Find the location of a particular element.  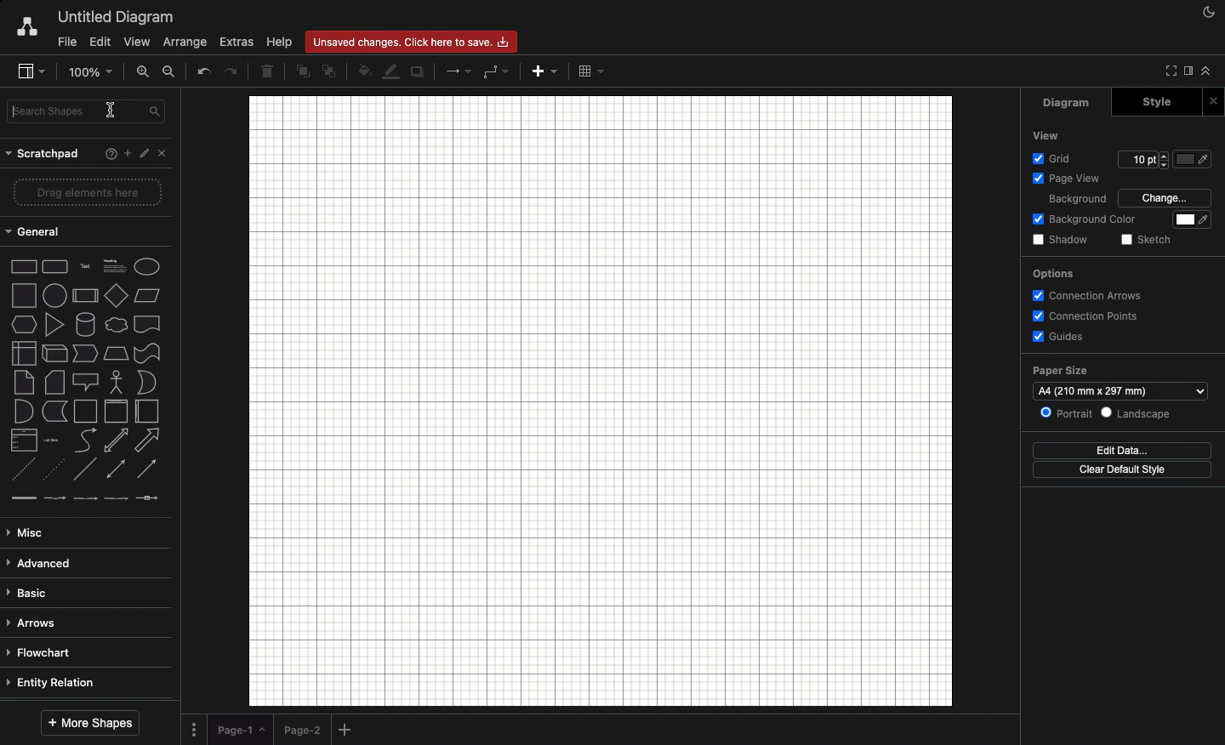

Edit is located at coordinates (99, 41).